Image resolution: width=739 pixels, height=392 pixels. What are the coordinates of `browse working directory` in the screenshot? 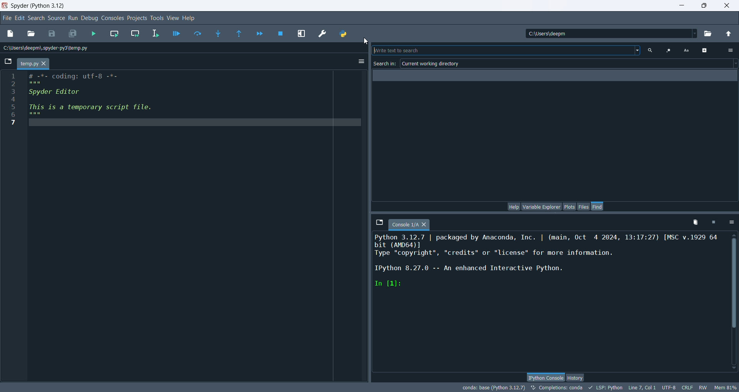 It's located at (706, 34).